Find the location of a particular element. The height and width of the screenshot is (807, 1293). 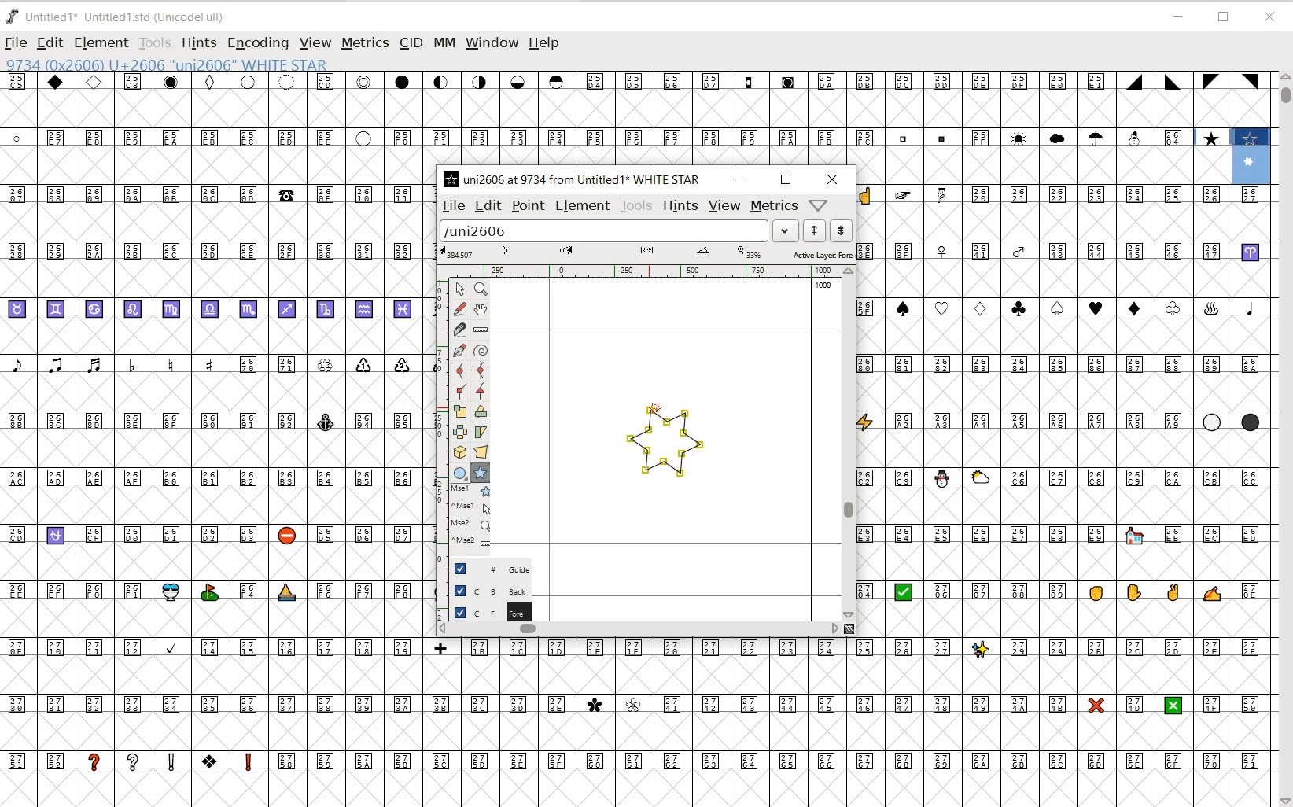

ADD A TANGENT POINT is located at coordinates (481, 392).